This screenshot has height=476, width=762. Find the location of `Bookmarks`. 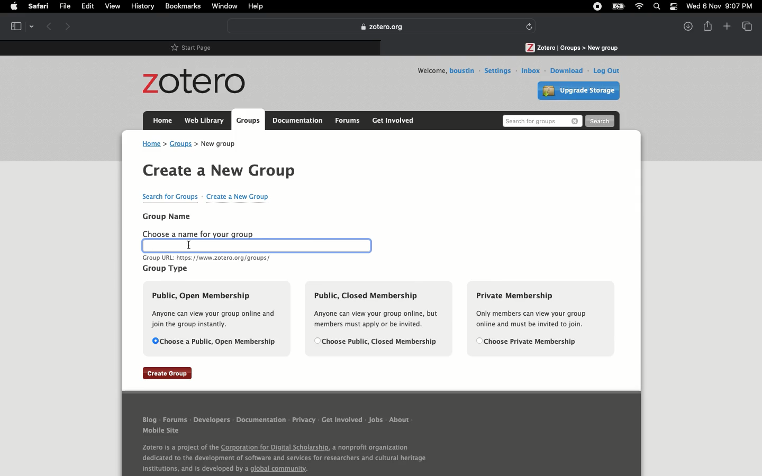

Bookmarks is located at coordinates (183, 6).